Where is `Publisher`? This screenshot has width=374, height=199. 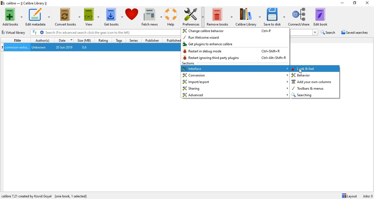
Publisher is located at coordinates (153, 40).